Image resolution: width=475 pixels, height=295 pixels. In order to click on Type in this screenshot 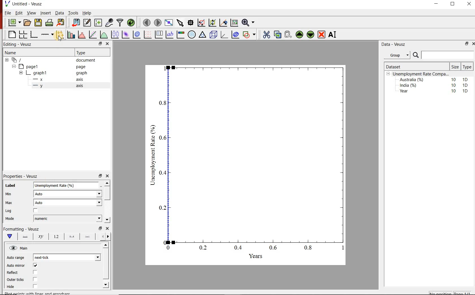, I will do `click(467, 67)`.